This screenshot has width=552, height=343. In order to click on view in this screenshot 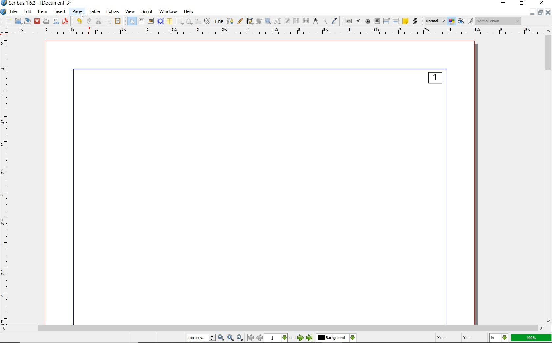, I will do `click(130, 11)`.